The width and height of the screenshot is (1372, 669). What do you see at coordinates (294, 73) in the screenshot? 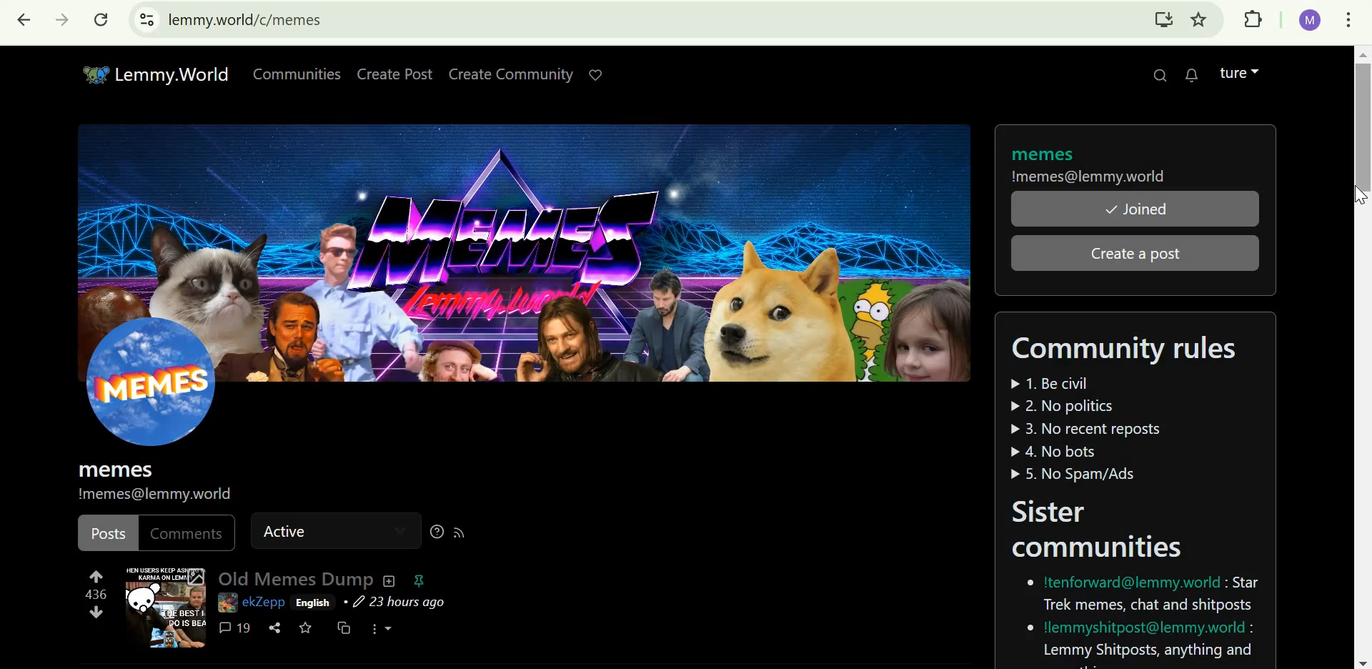
I see `communities` at bounding box center [294, 73].